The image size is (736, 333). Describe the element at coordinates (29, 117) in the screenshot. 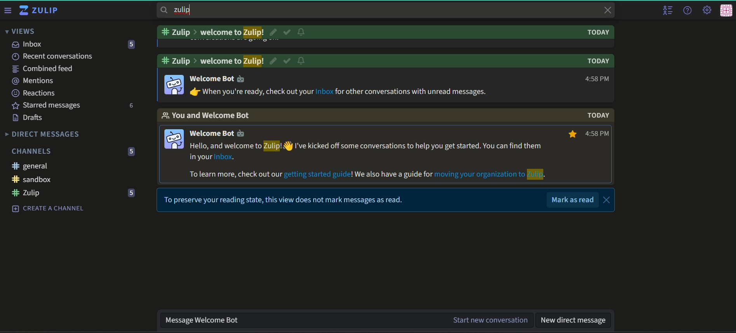

I see `Drafts` at that location.